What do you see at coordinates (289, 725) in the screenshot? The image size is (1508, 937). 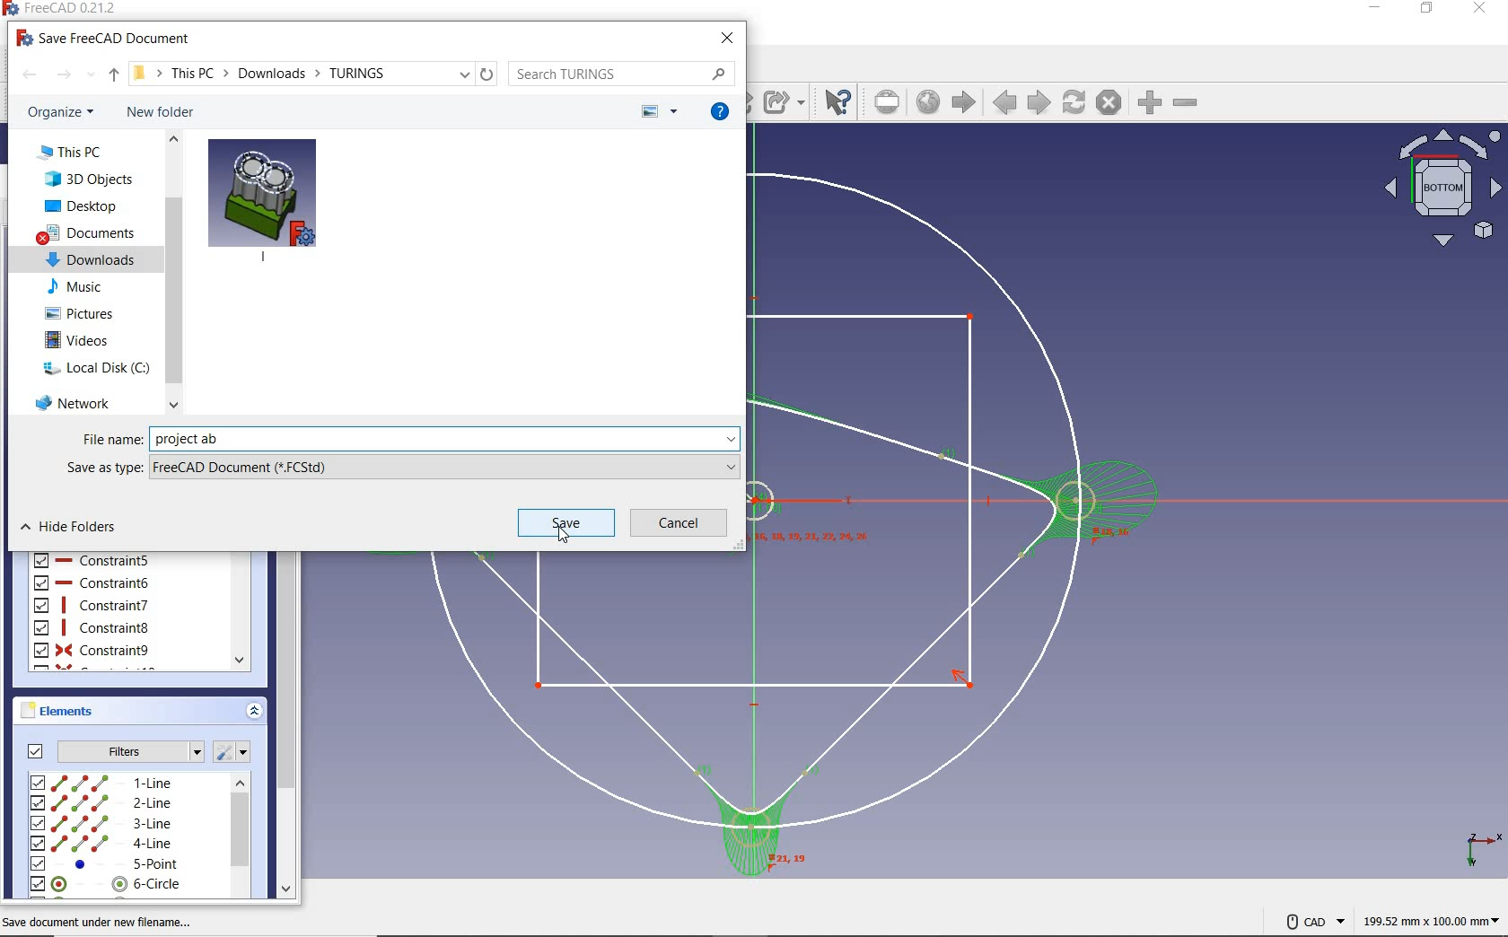 I see `scroll bar` at bounding box center [289, 725].